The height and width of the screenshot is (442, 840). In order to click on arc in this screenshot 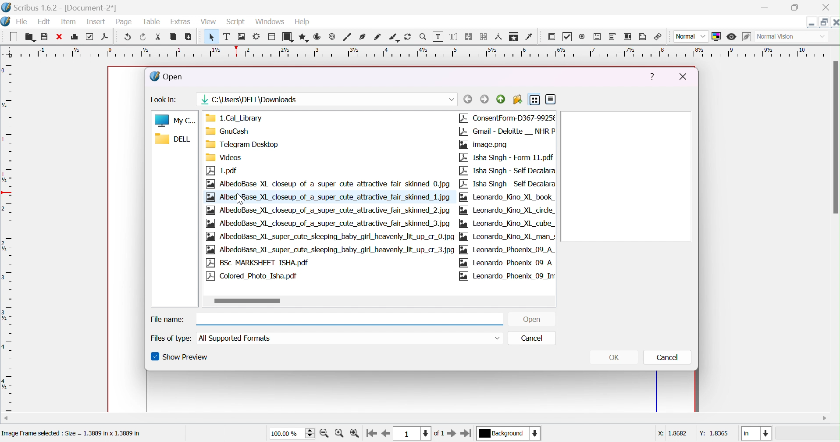, I will do `click(318, 36)`.